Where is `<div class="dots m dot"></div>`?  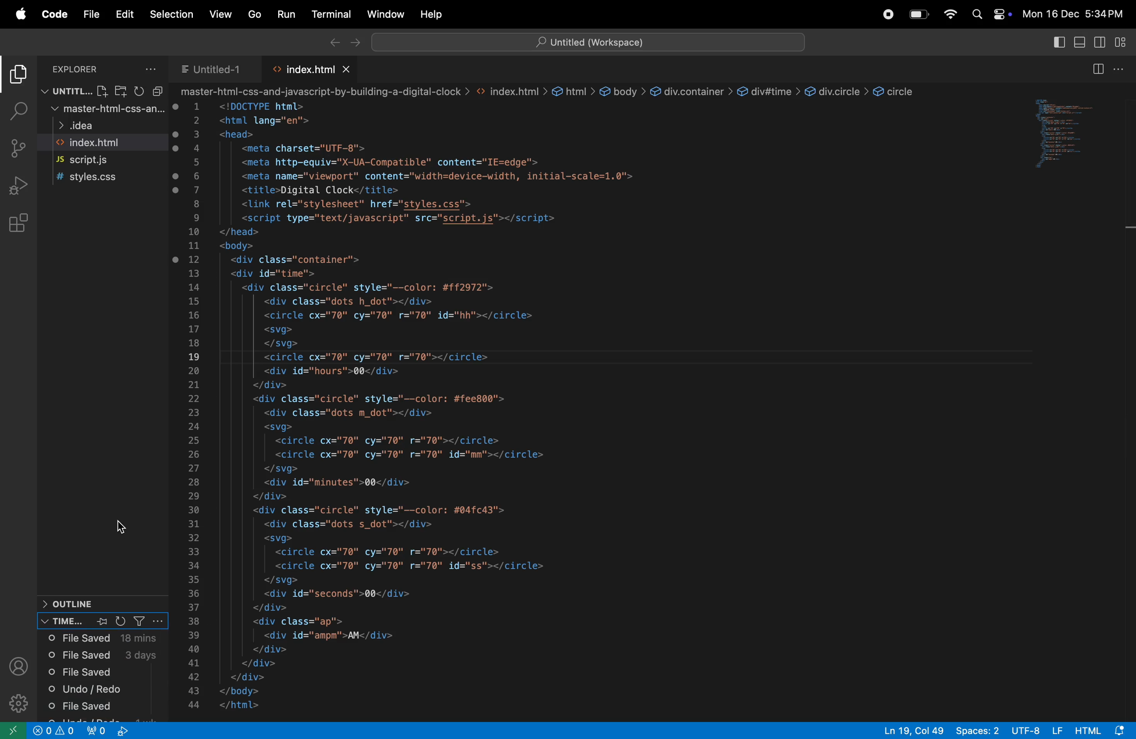
<div class="dots m dot"></div> is located at coordinates (347, 413).